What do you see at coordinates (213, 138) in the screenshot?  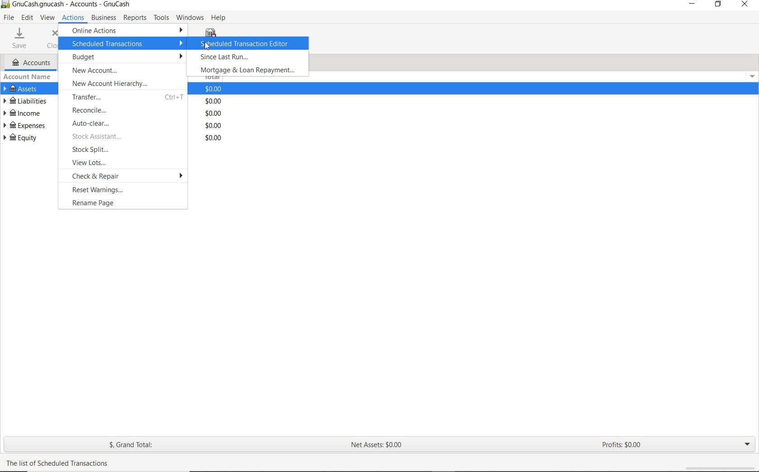 I see `total` at bounding box center [213, 138].